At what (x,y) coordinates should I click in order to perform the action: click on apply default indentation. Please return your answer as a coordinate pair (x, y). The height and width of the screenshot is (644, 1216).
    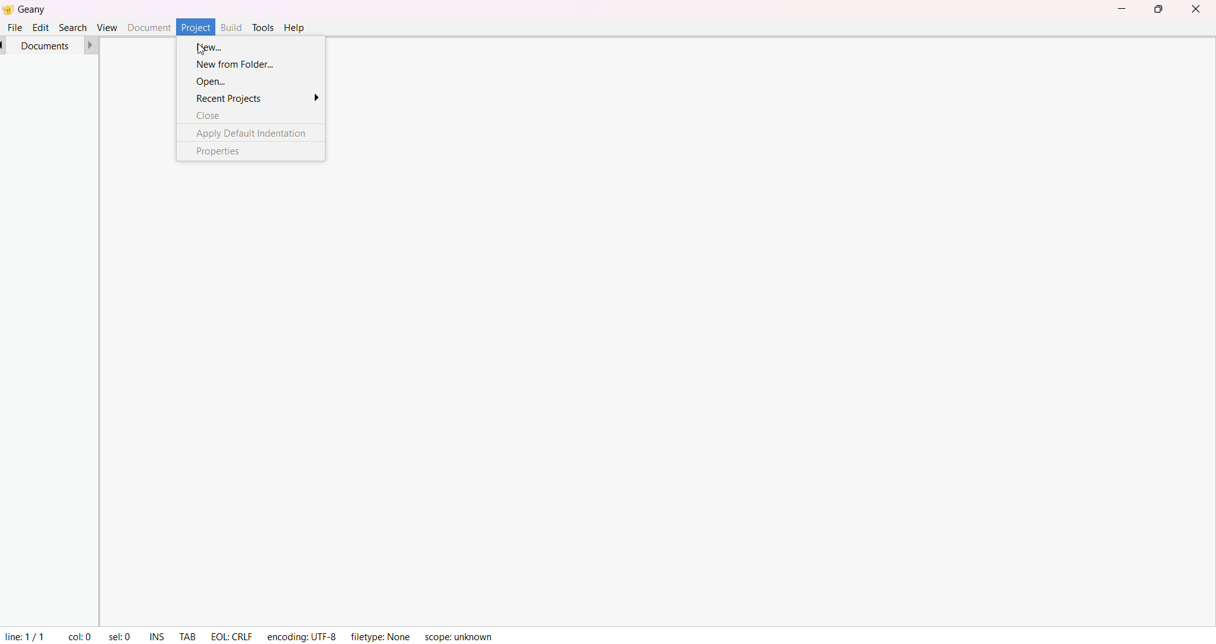
    Looking at the image, I should click on (258, 134).